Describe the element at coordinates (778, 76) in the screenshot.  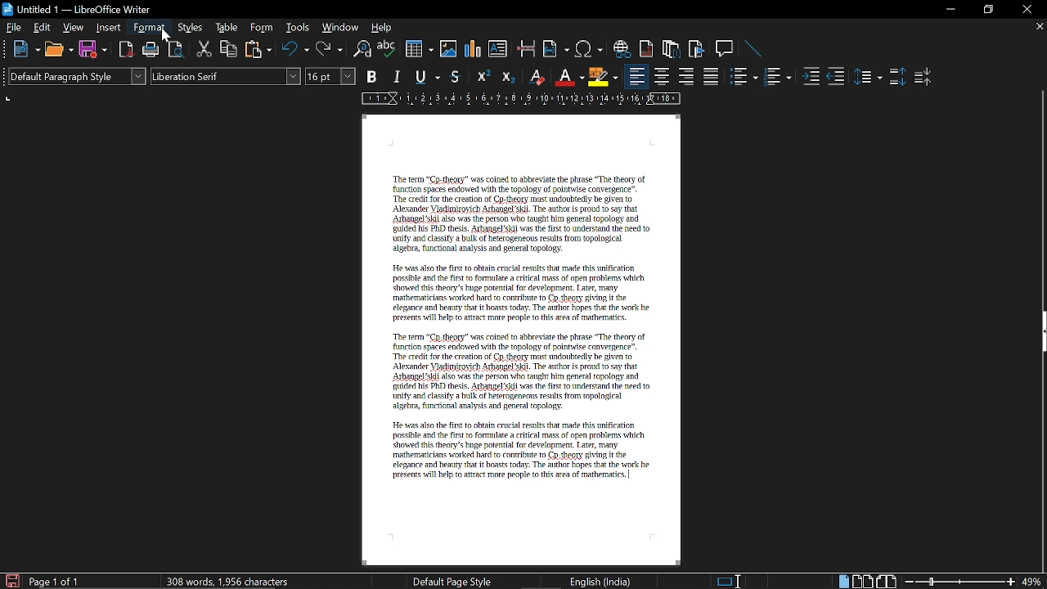
I see `Toggle ordered list` at that location.